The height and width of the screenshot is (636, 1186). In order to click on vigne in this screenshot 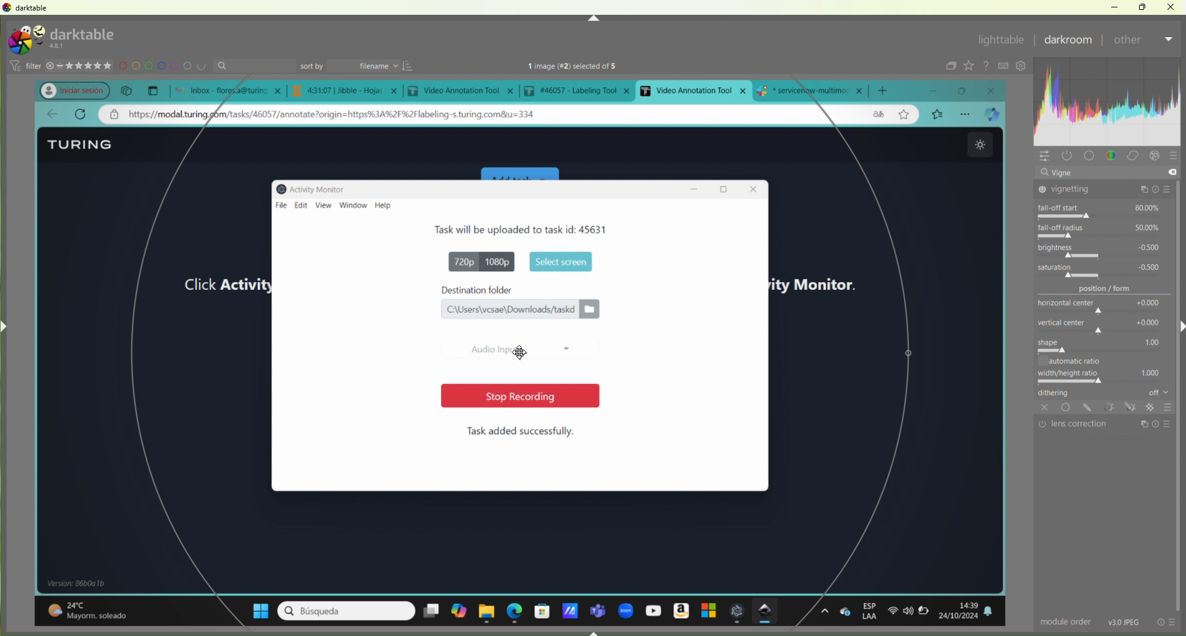, I will do `click(1105, 173)`.